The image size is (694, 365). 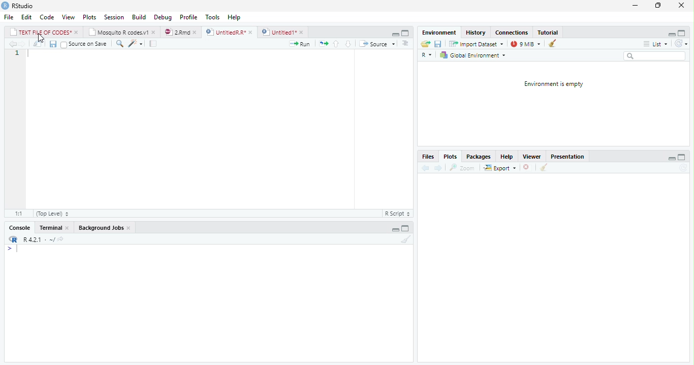 I want to click on load workspace, so click(x=425, y=44).